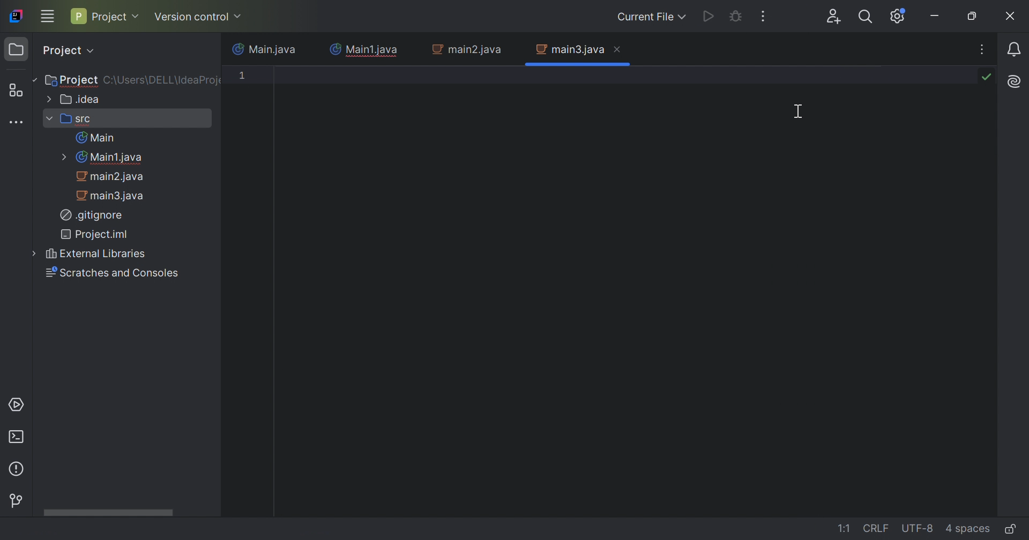 Image resolution: width=1029 pixels, height=540 pixels. Describe the element at coordinates (95, 137) in the screenshot. I see `Main` at that location.